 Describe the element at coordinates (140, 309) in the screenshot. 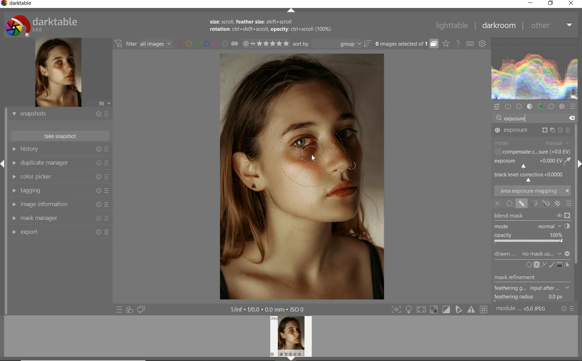

I see `display a second darkroom image below` at that location.